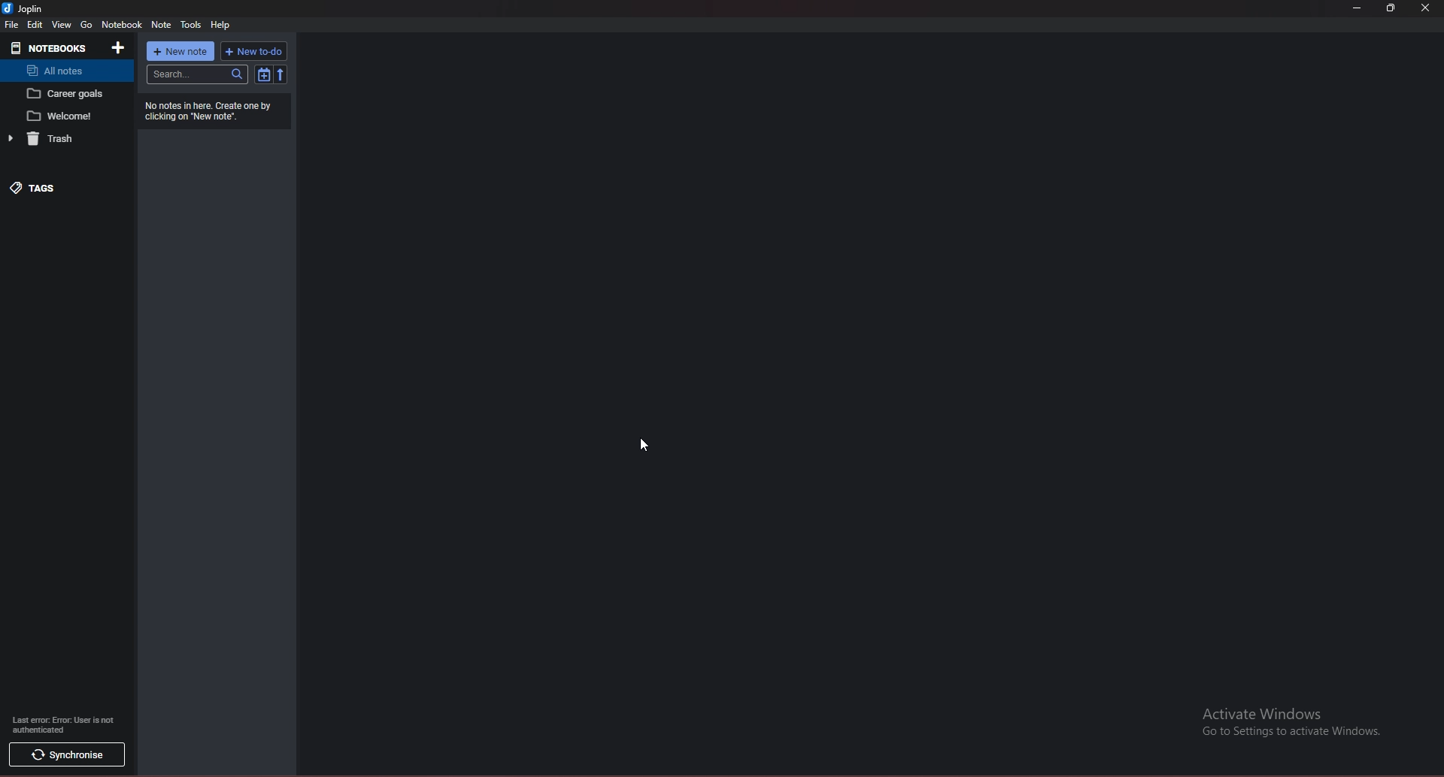 This screenshot has height=777, width=1444. What do you see at coordinates (1391, 9) in the screenshot?
I see `resize` at bounding box center [1391, 9].